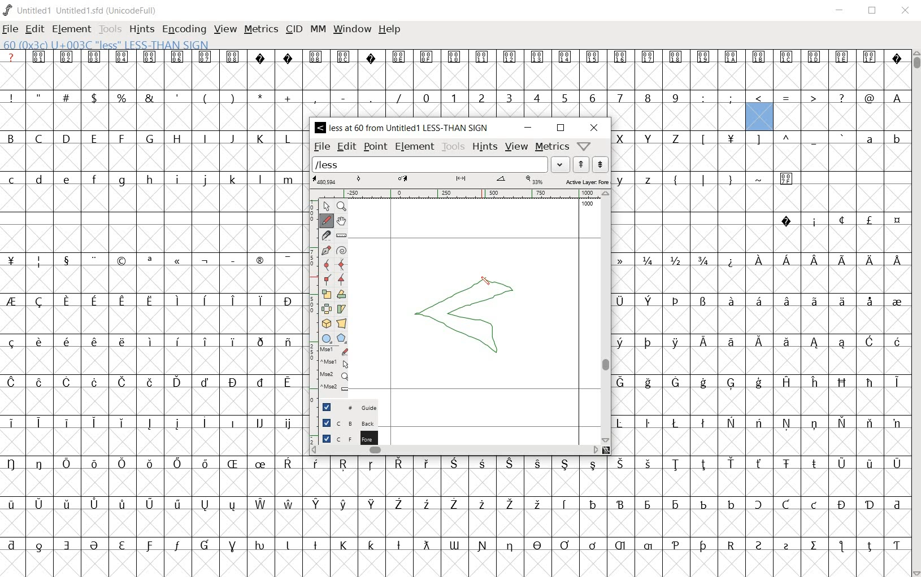  I want to click on foreground, so click(344, 436).